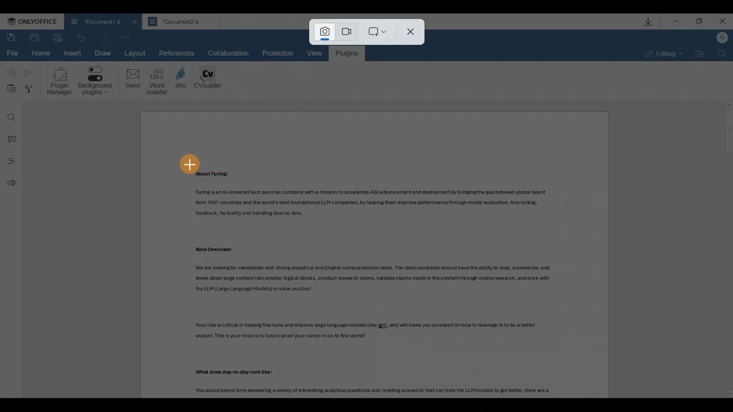  What do you see at coordinates (182, 80) in the screenshot?
I see `Jitsi` at bounding box center [182, 80].